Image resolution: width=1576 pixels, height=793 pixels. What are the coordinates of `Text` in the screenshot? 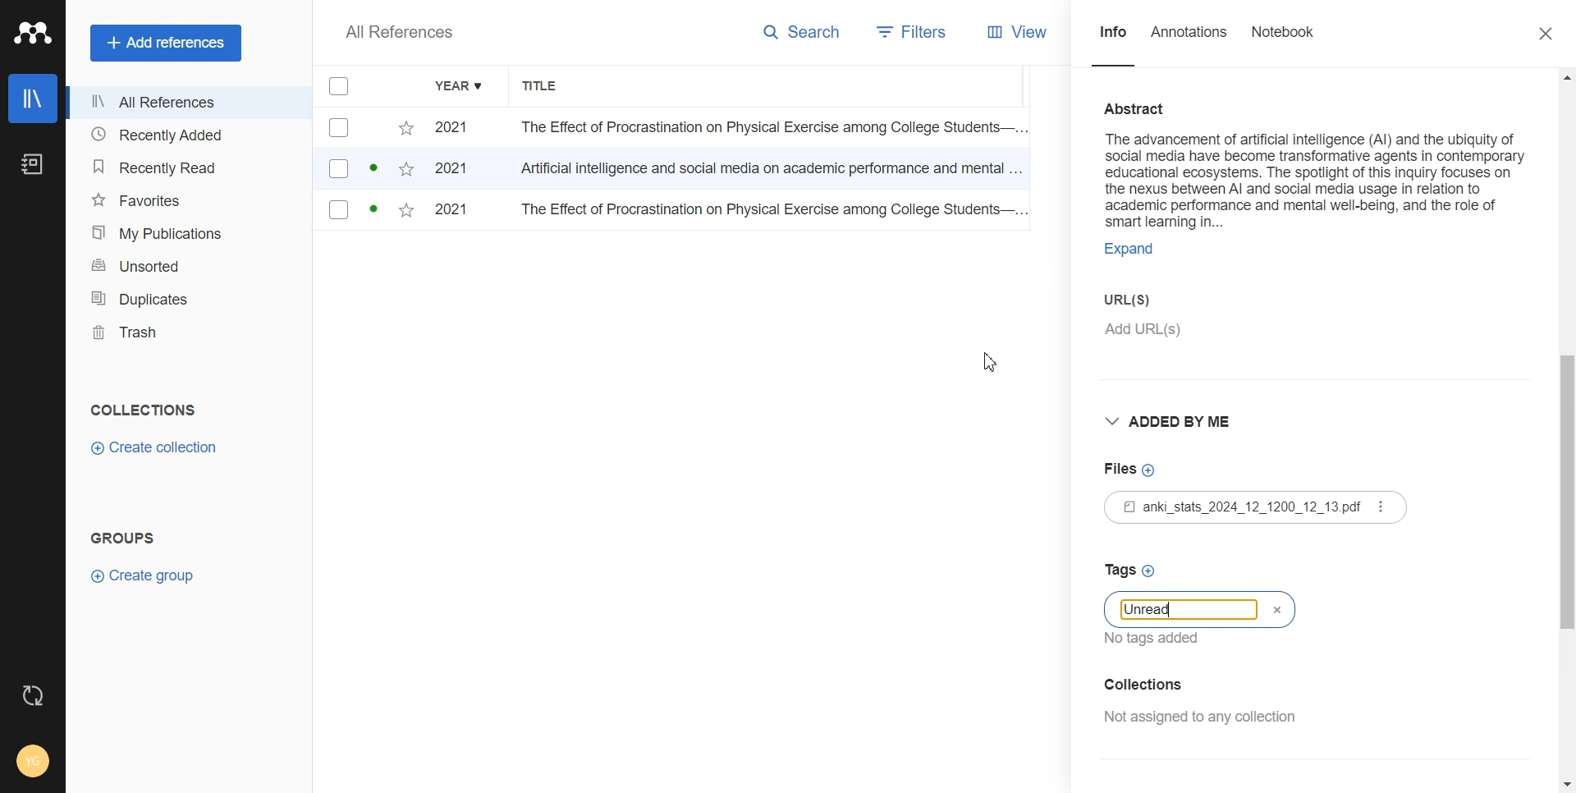 It's located at (1152, 610).